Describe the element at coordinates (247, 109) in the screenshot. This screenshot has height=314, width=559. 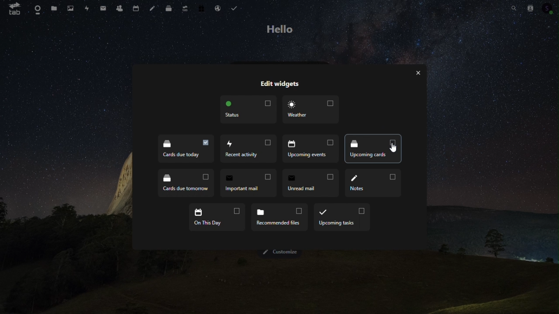
I see `Status` at that location.